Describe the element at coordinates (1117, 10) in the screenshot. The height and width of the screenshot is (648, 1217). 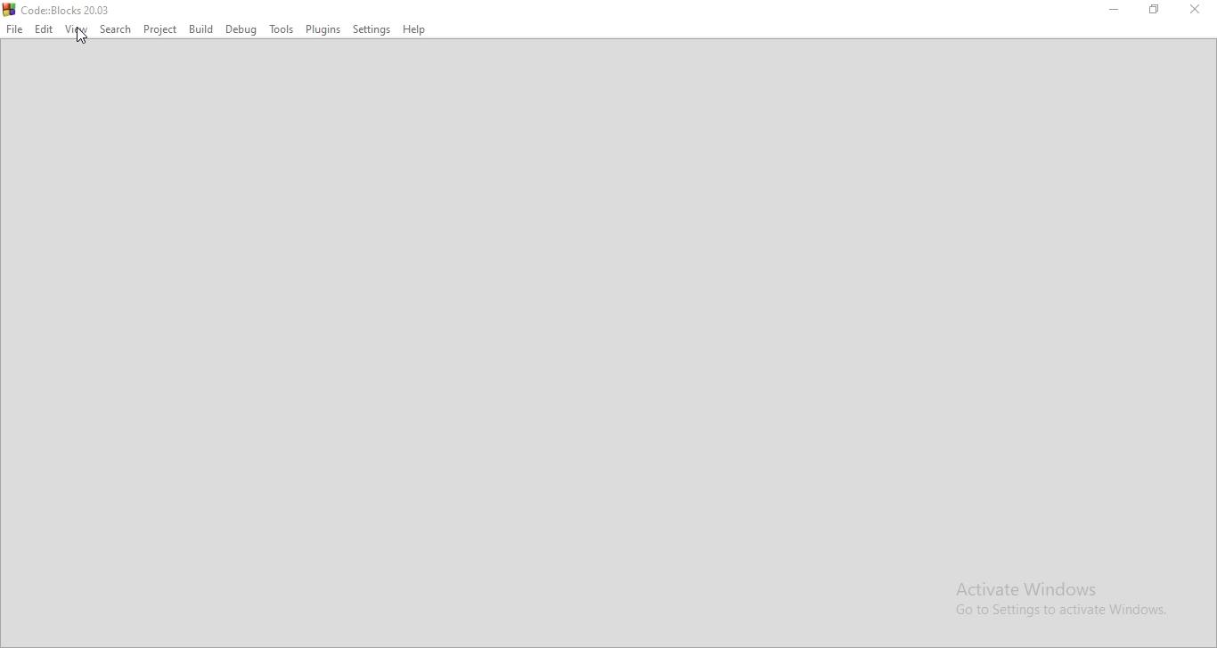
I see `Minimise` at that location.